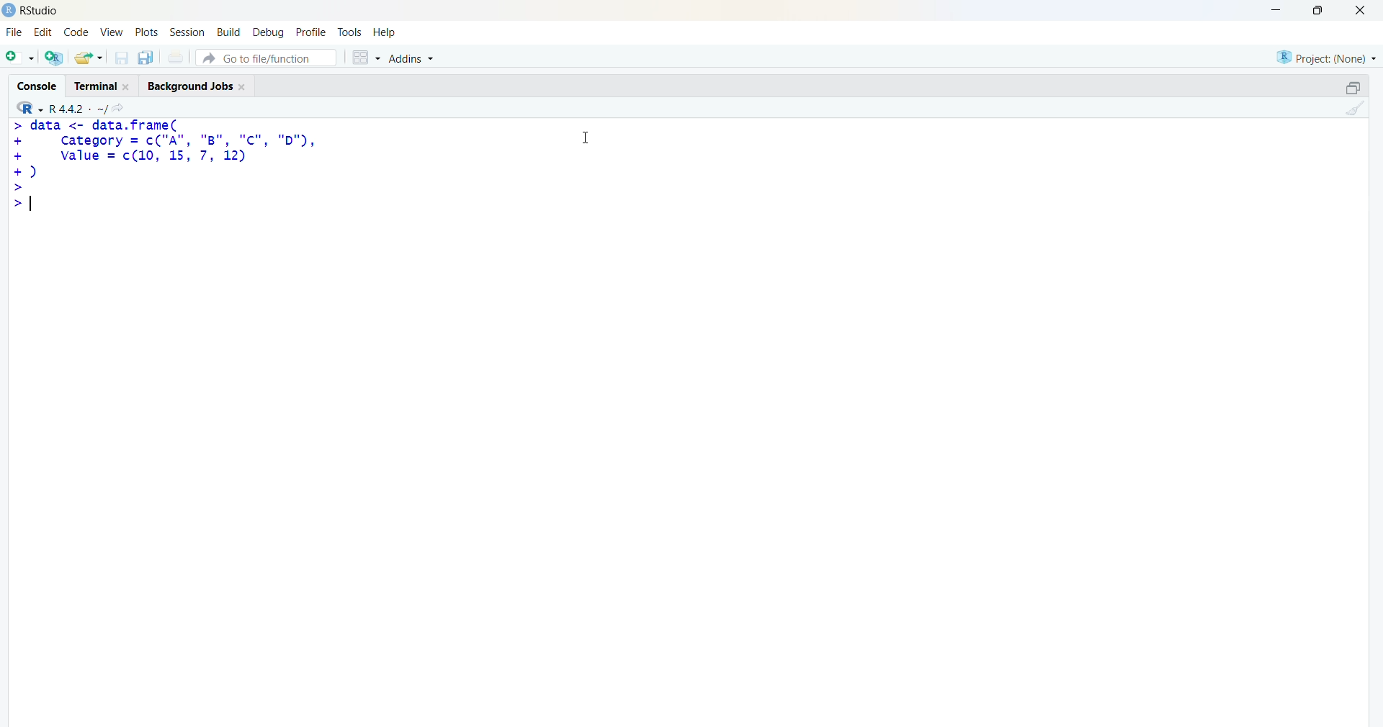  I want to click on Rstudio, so click(44, 11).